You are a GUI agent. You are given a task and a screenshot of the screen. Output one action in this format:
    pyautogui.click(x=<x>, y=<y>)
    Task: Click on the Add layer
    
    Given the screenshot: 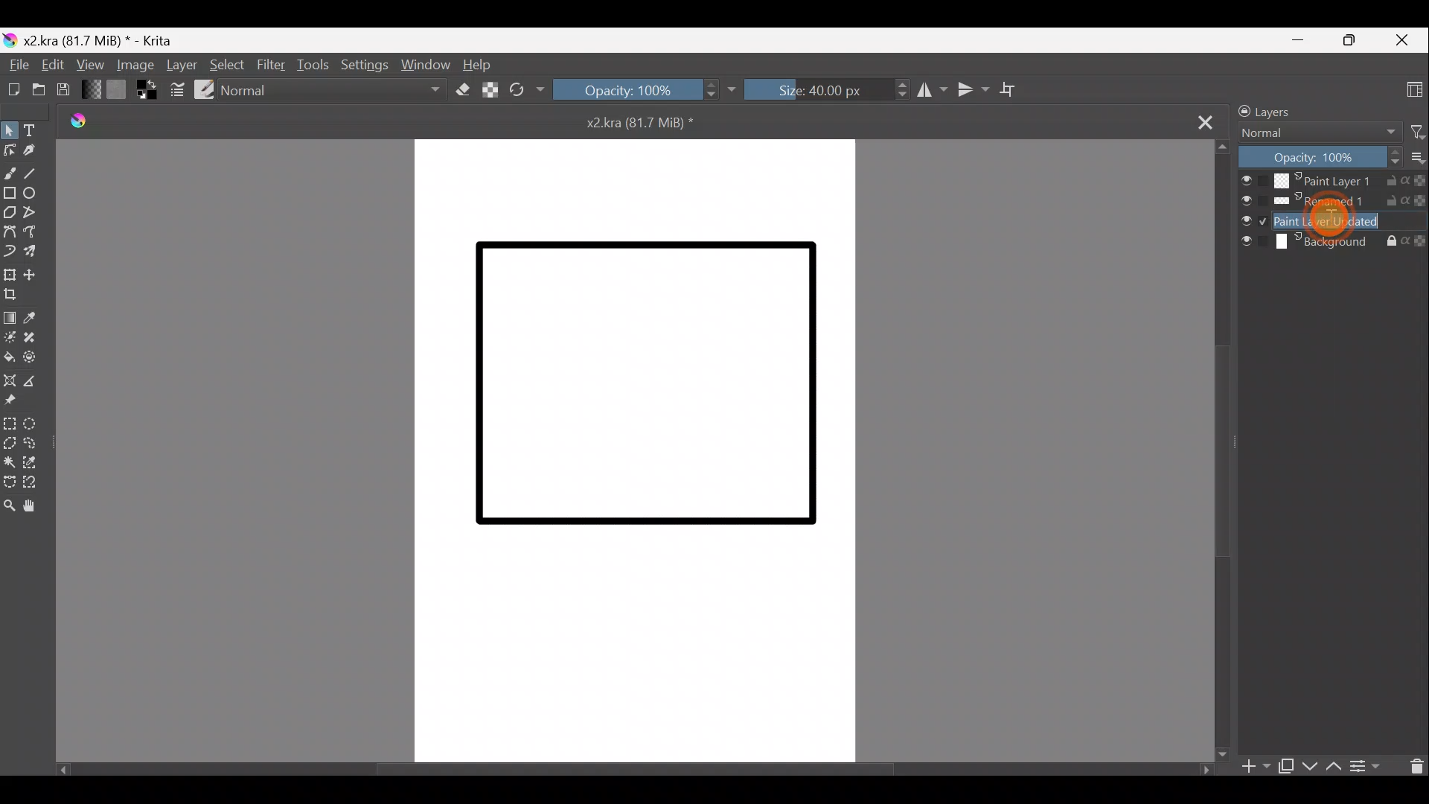 What is the action you would take?
    pyautogui.click(x=1252, y=770)
    